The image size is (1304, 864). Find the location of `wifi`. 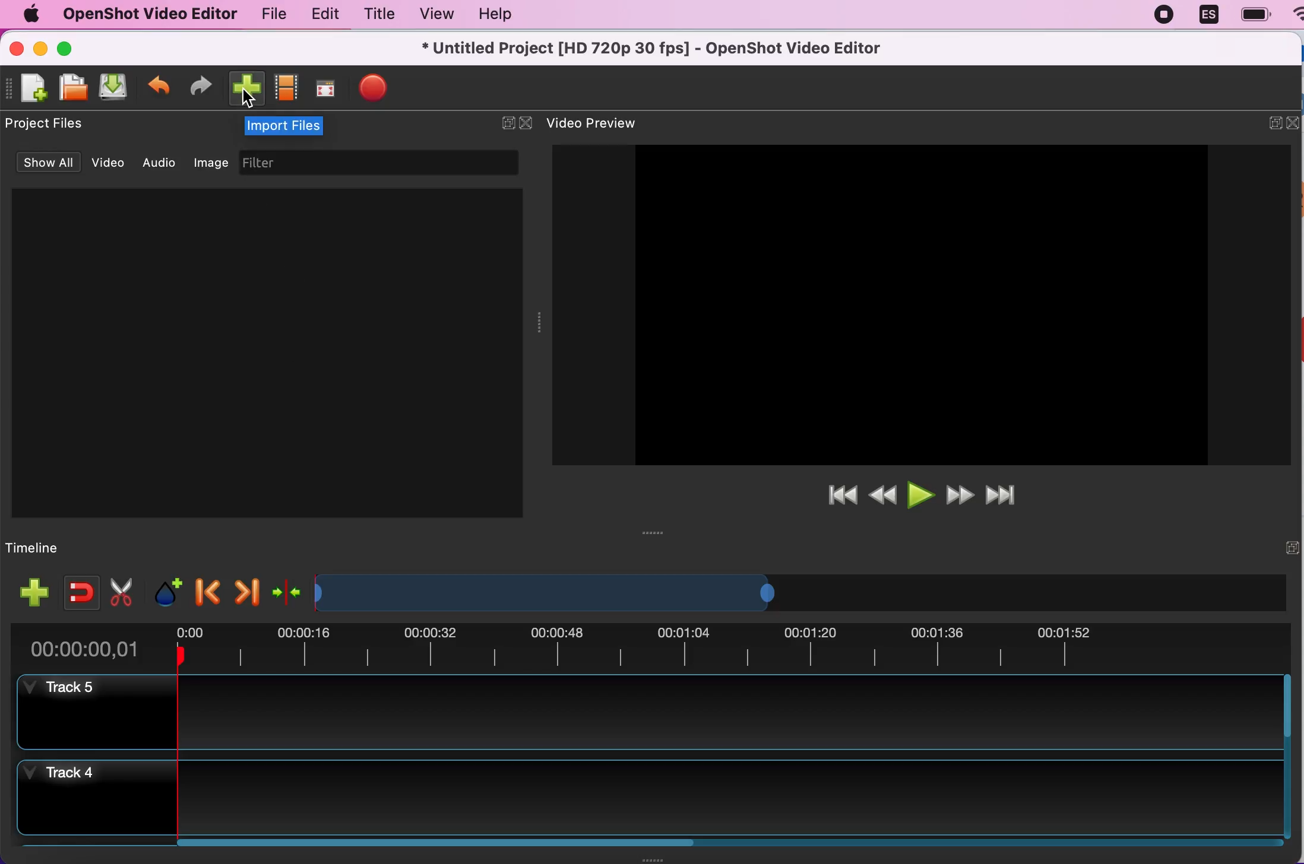

wifi is located at coordinates (1292, 15).